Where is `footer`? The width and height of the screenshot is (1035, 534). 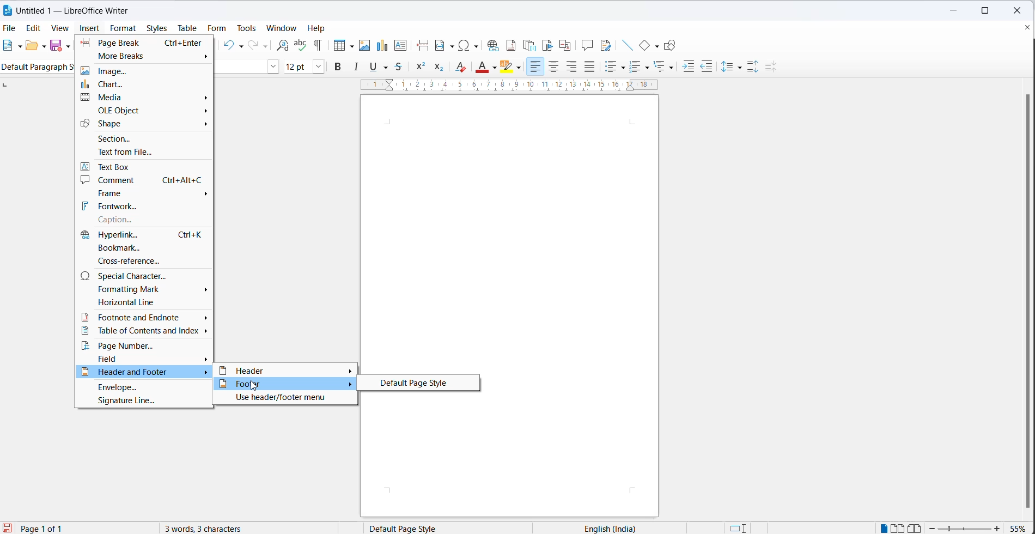 footer is located at coordinates (288, 385).